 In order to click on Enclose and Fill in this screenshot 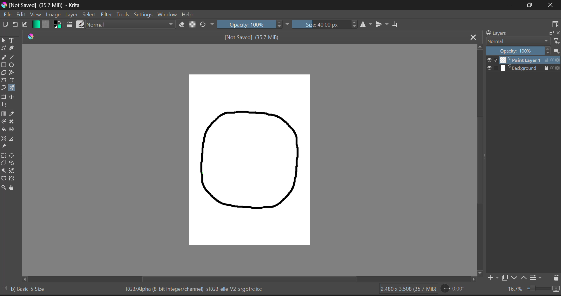, I will do `click(13, 130)`.